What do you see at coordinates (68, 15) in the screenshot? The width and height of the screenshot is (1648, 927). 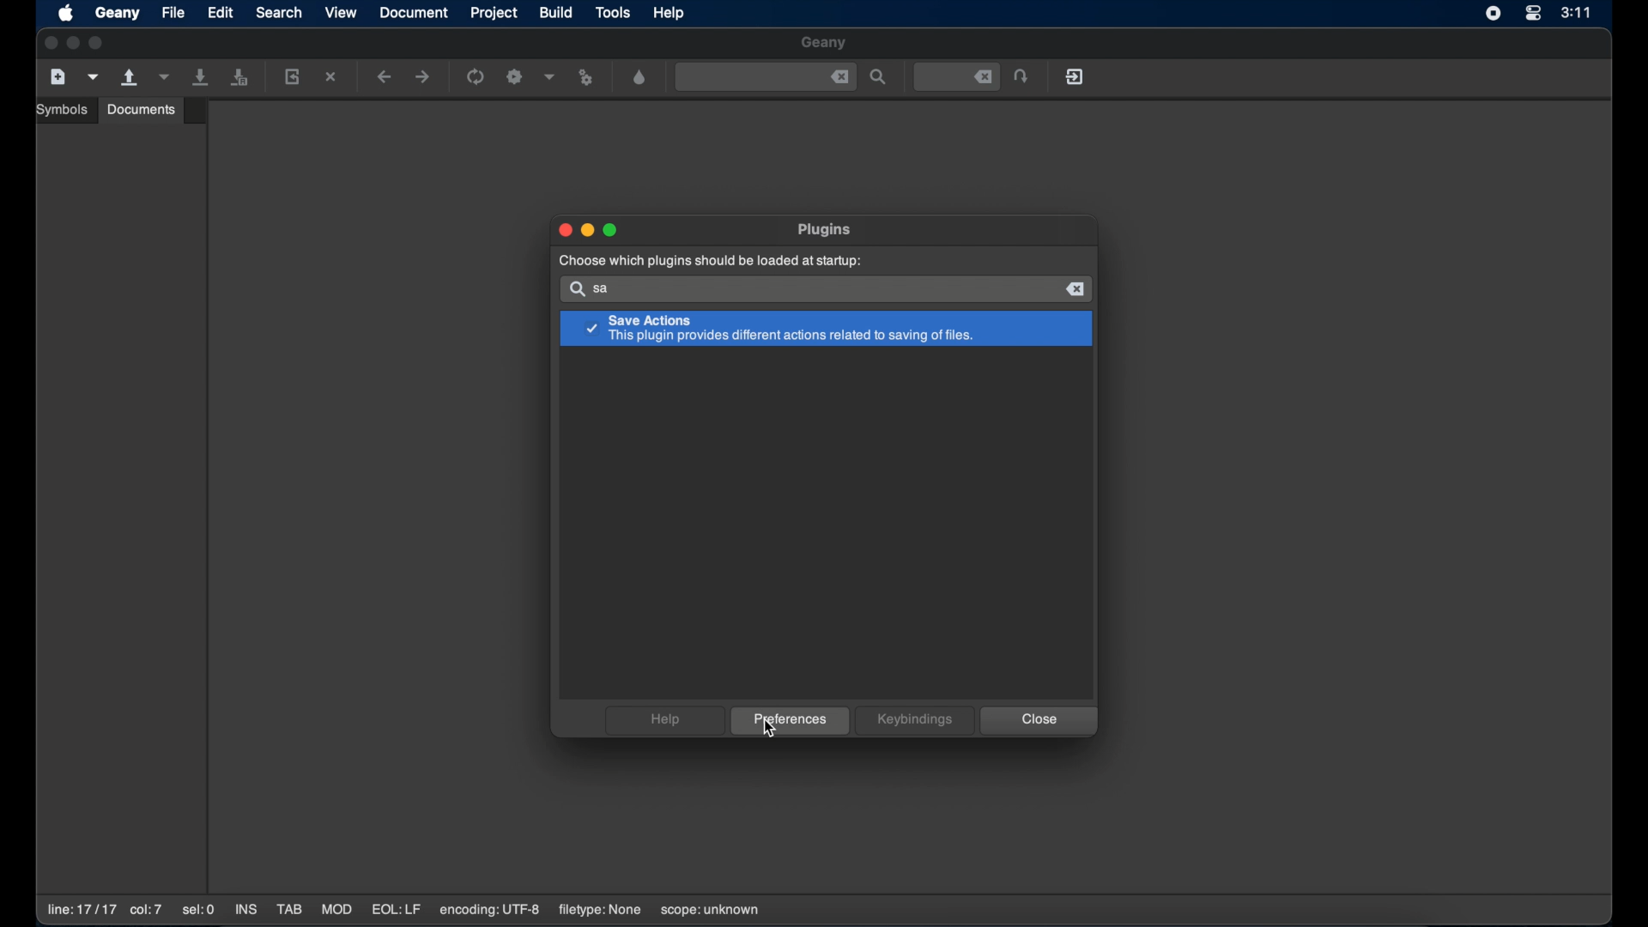 I see `apple icon` at bounding box center [68, 15].